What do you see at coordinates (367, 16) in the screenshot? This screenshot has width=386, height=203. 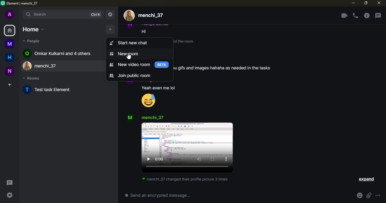 I see `info` at bounding box center [367, 16].